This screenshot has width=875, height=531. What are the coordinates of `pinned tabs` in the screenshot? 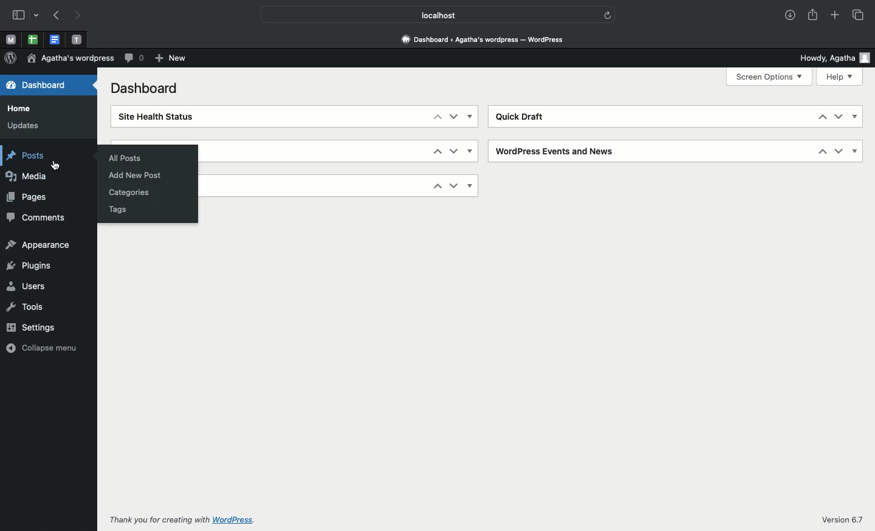 It's located at (55, 40).